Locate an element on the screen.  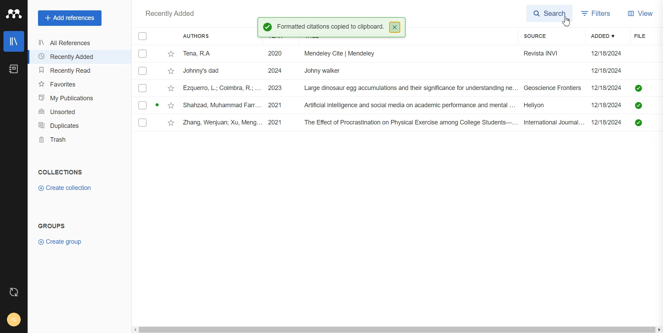
ezquerro, L.; Coimbra, R.; ... 2023 Large dinosaur egg accumulations and their significance for understanding ne... Geoscience Frontiers is located at coordinates (383, 88).